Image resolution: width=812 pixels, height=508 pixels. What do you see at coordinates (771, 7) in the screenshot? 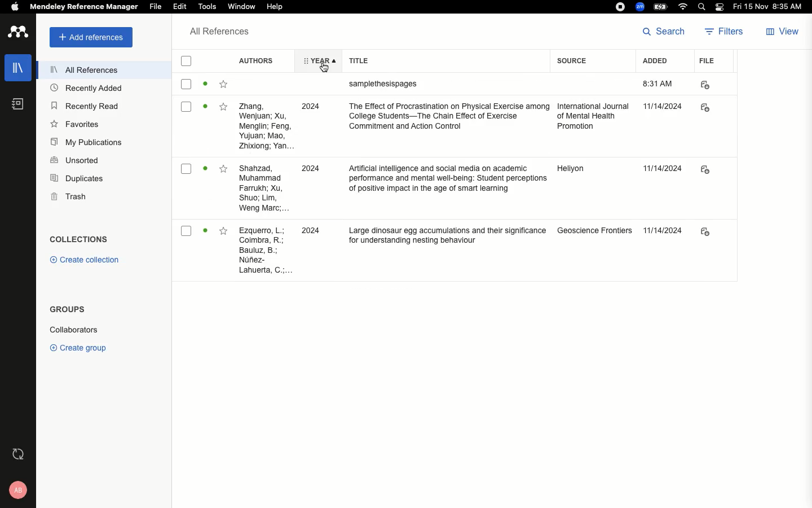
I see `Date/time` at bounding box center [771, 7].